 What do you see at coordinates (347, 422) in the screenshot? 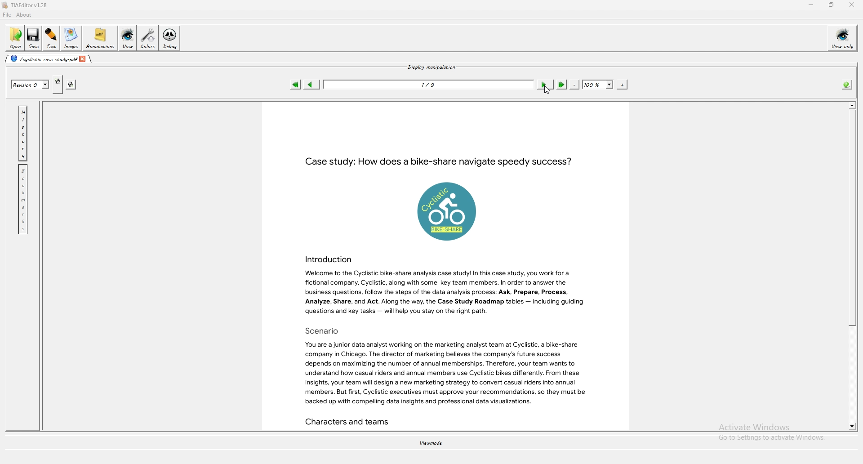
I see `Characters and teams` at bounding box center [347, 422].